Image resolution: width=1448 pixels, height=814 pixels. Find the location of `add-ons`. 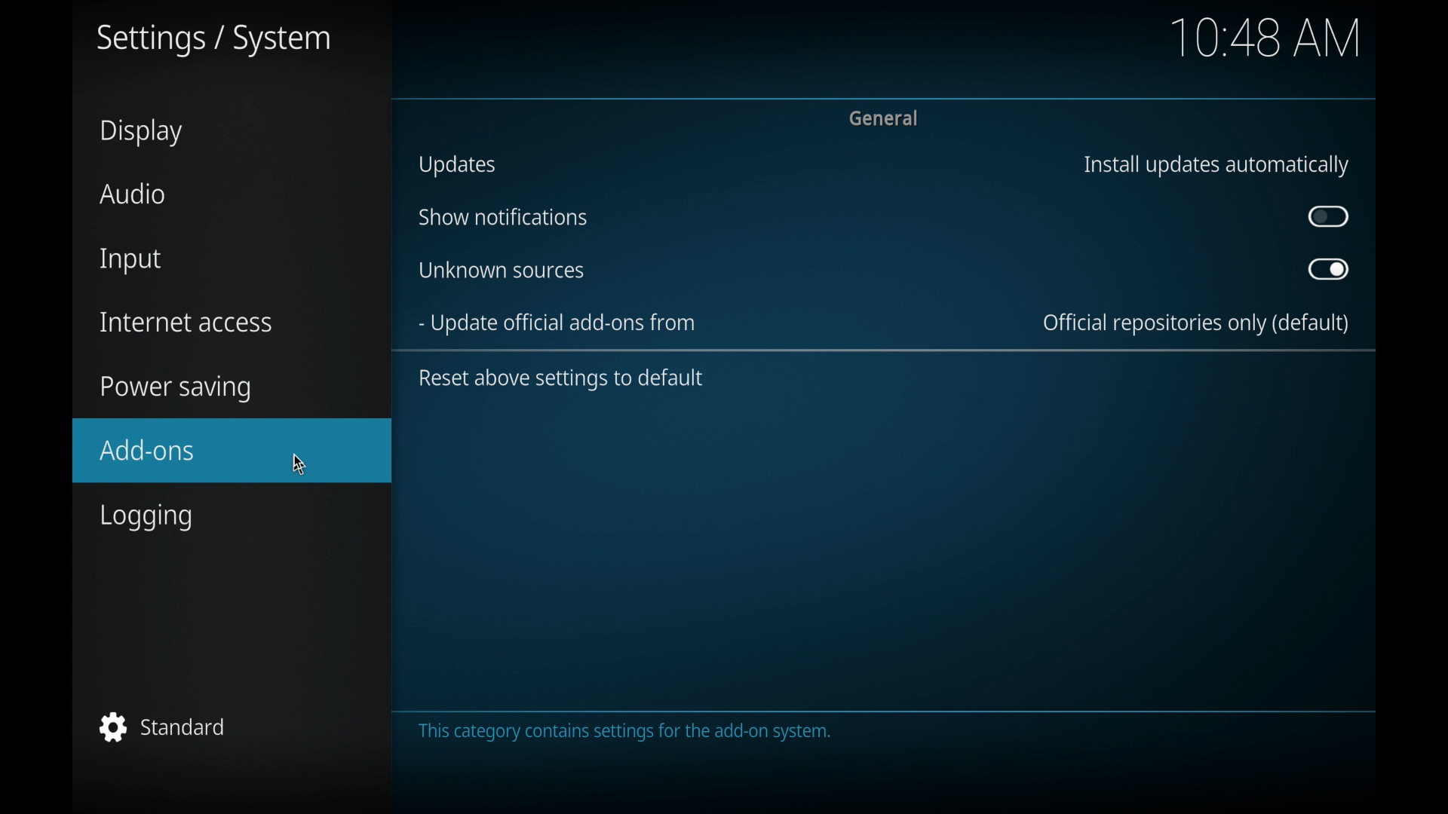

add-ons is located at coordinates (146, 448).